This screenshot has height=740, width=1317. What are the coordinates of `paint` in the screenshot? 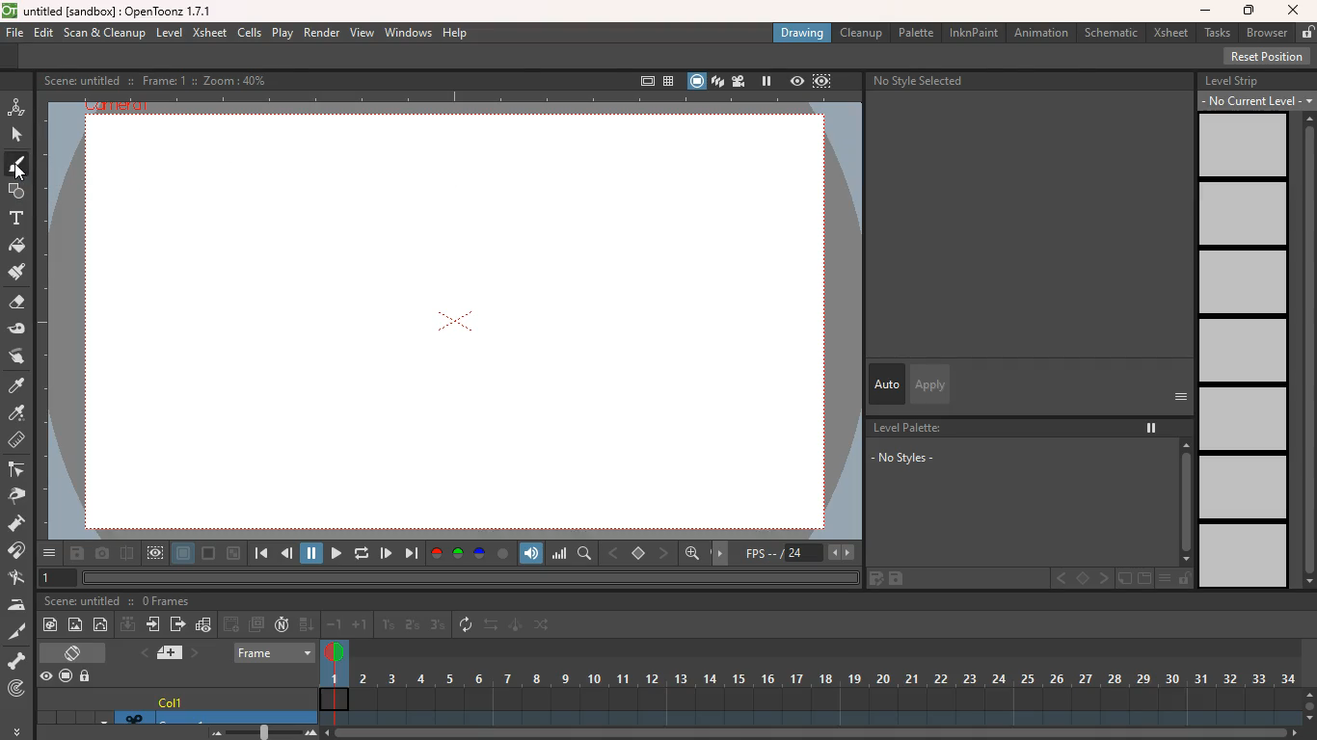 It's located at (53, 624).